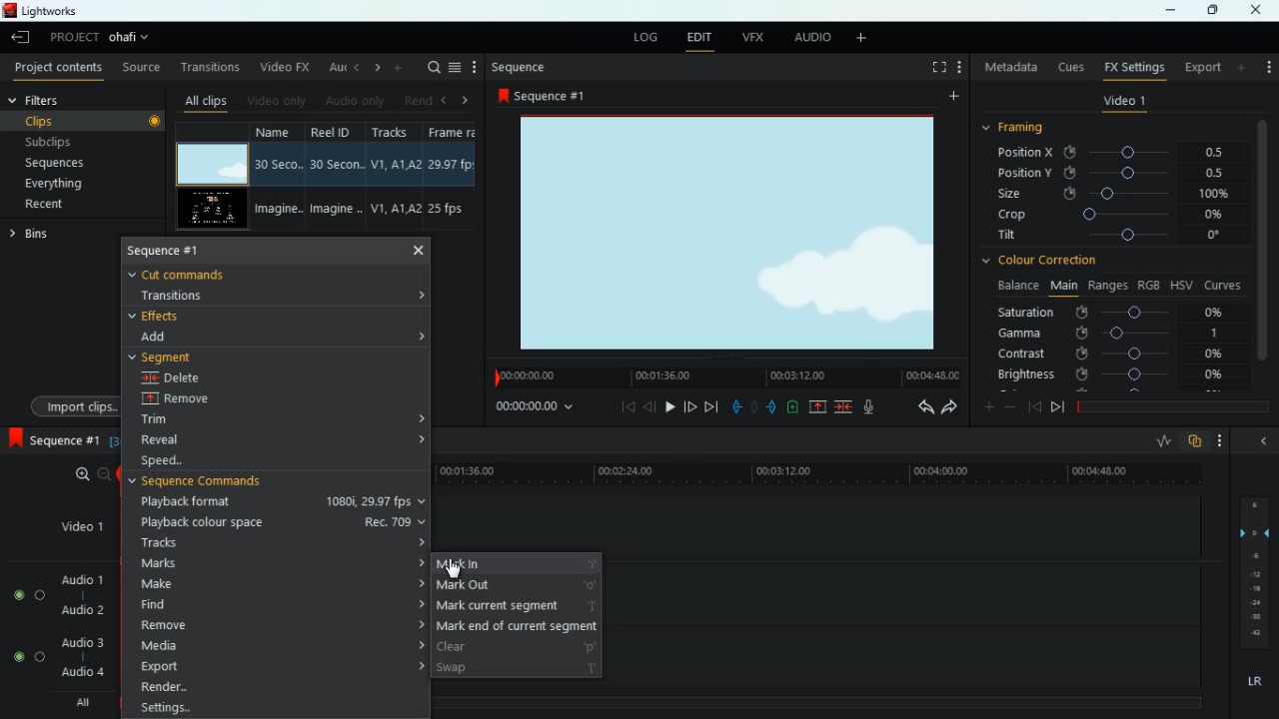 This screenshot has height=719, width=1279. What do you see at coordinates (1171, 10) in the screenshot?
I see `minimize` at bounding box center [1171, 10].